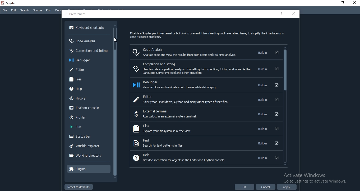 Image resolution: width=360 pixels, height=191 pixels. What do you see at coordinates (142, 126) in the screenshot?
I see `Files` at bounding box center [142, 126].